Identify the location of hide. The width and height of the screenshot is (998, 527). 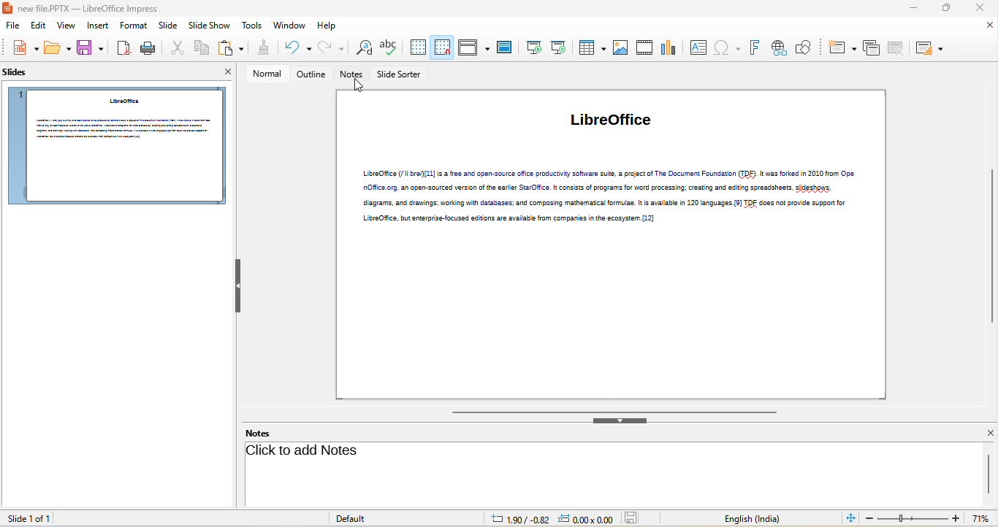
(622, 420).